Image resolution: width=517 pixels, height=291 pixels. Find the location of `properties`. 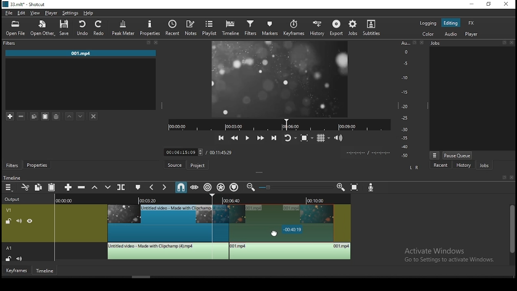

properties is located at coordinates (38, 164).